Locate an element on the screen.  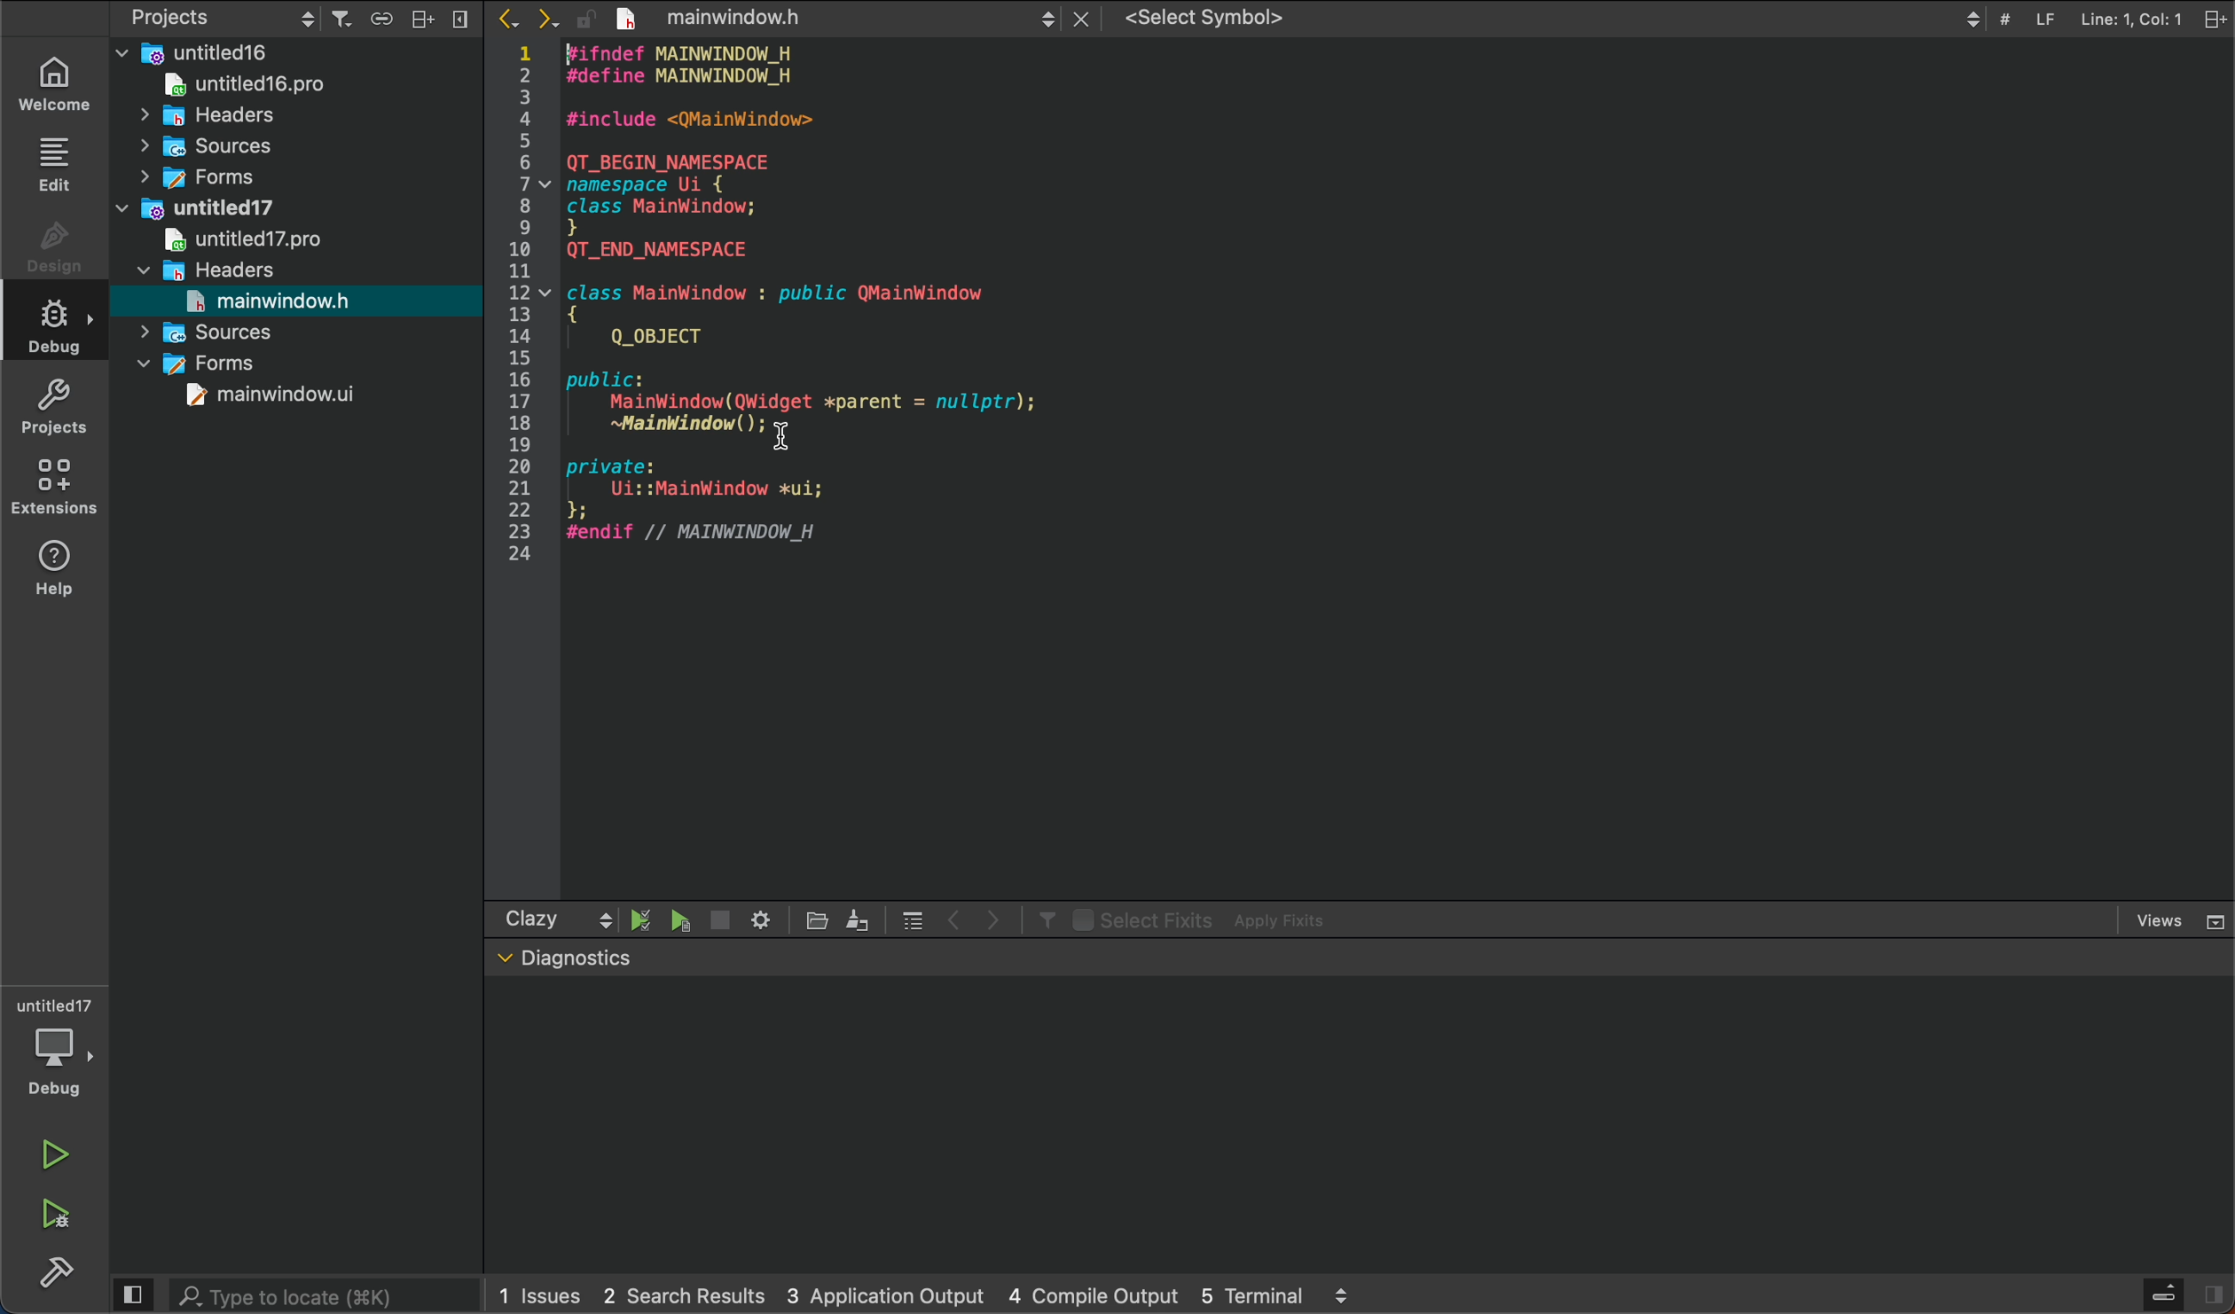
help is located at coordinates (67, 577).